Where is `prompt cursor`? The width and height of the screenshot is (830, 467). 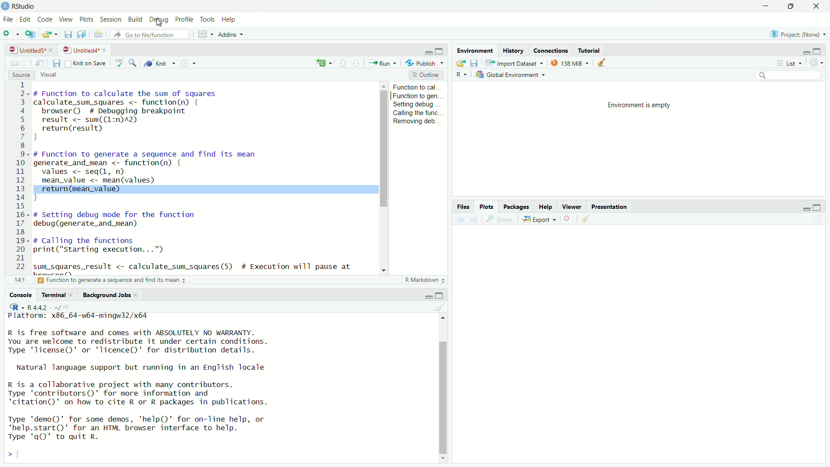 prompt cursor is located at coordinates (7, 456).